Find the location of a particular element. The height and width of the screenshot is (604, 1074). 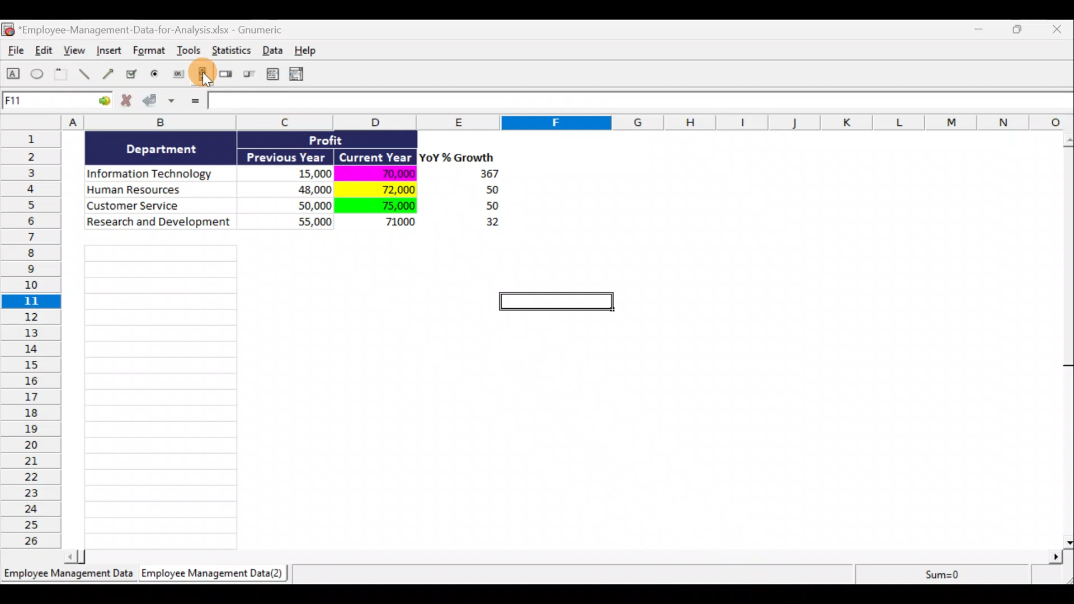

Rows is located at coordinates (34, 338).